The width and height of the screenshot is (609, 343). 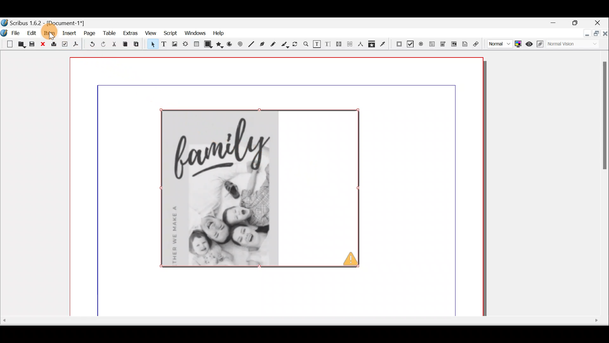 I want to click on Freehand line, so click(x=274, y=44).